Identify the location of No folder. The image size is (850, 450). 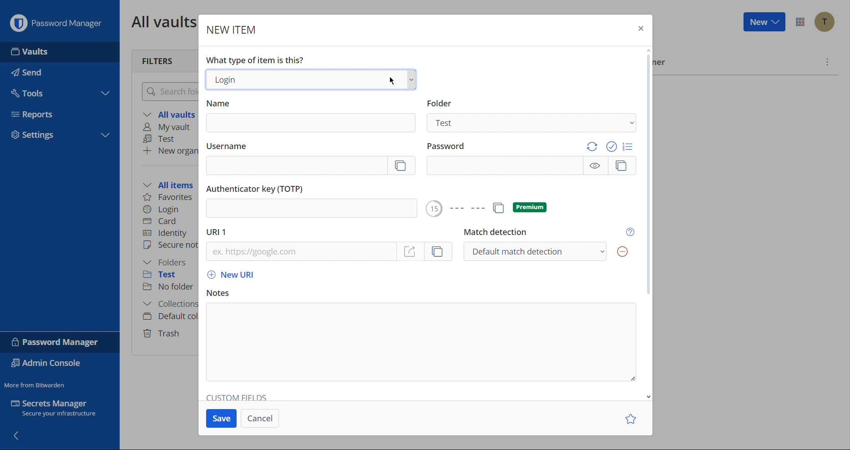
(172, 287).